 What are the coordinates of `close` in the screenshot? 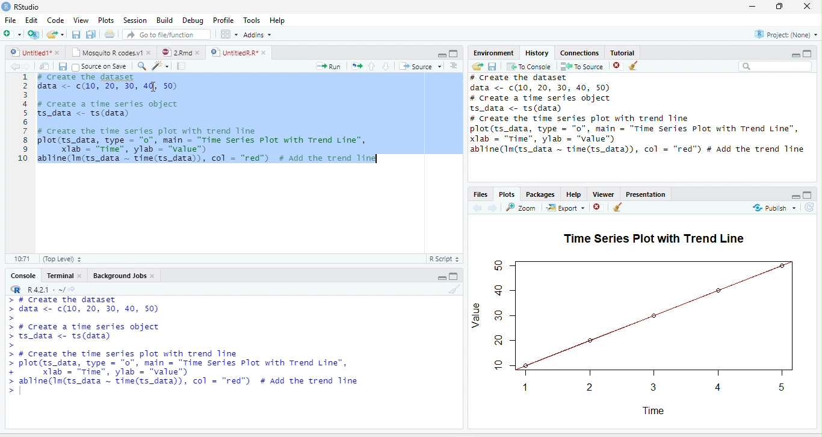 It's located at (264, 52).